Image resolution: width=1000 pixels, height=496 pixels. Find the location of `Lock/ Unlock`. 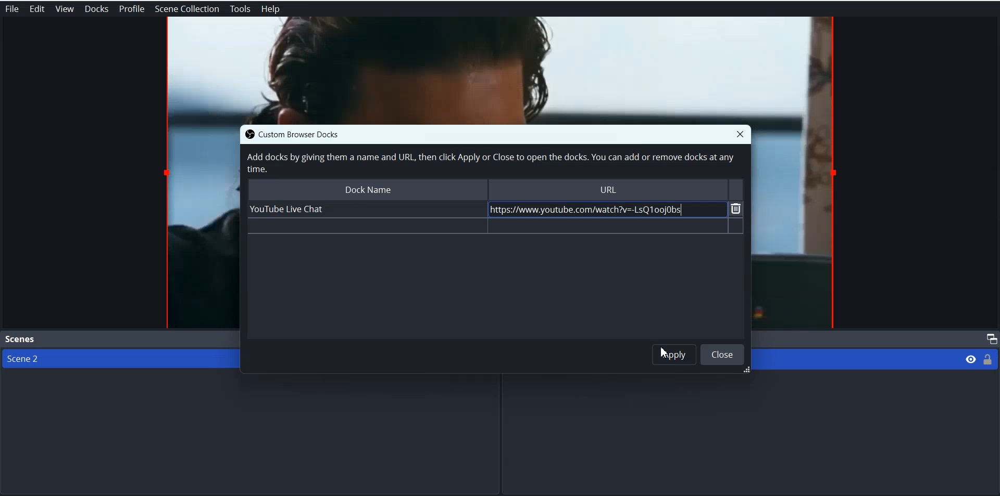

Lock/ Unlock is located at coordinates (988, 359).